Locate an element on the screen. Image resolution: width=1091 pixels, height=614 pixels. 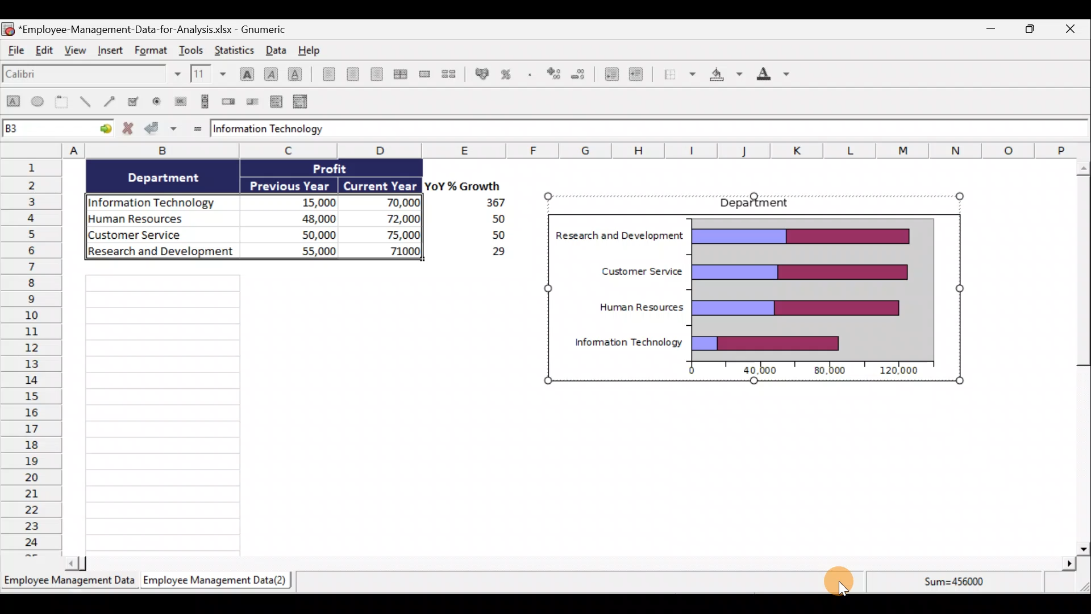
Research and Development is located at coordinates (161, 254).